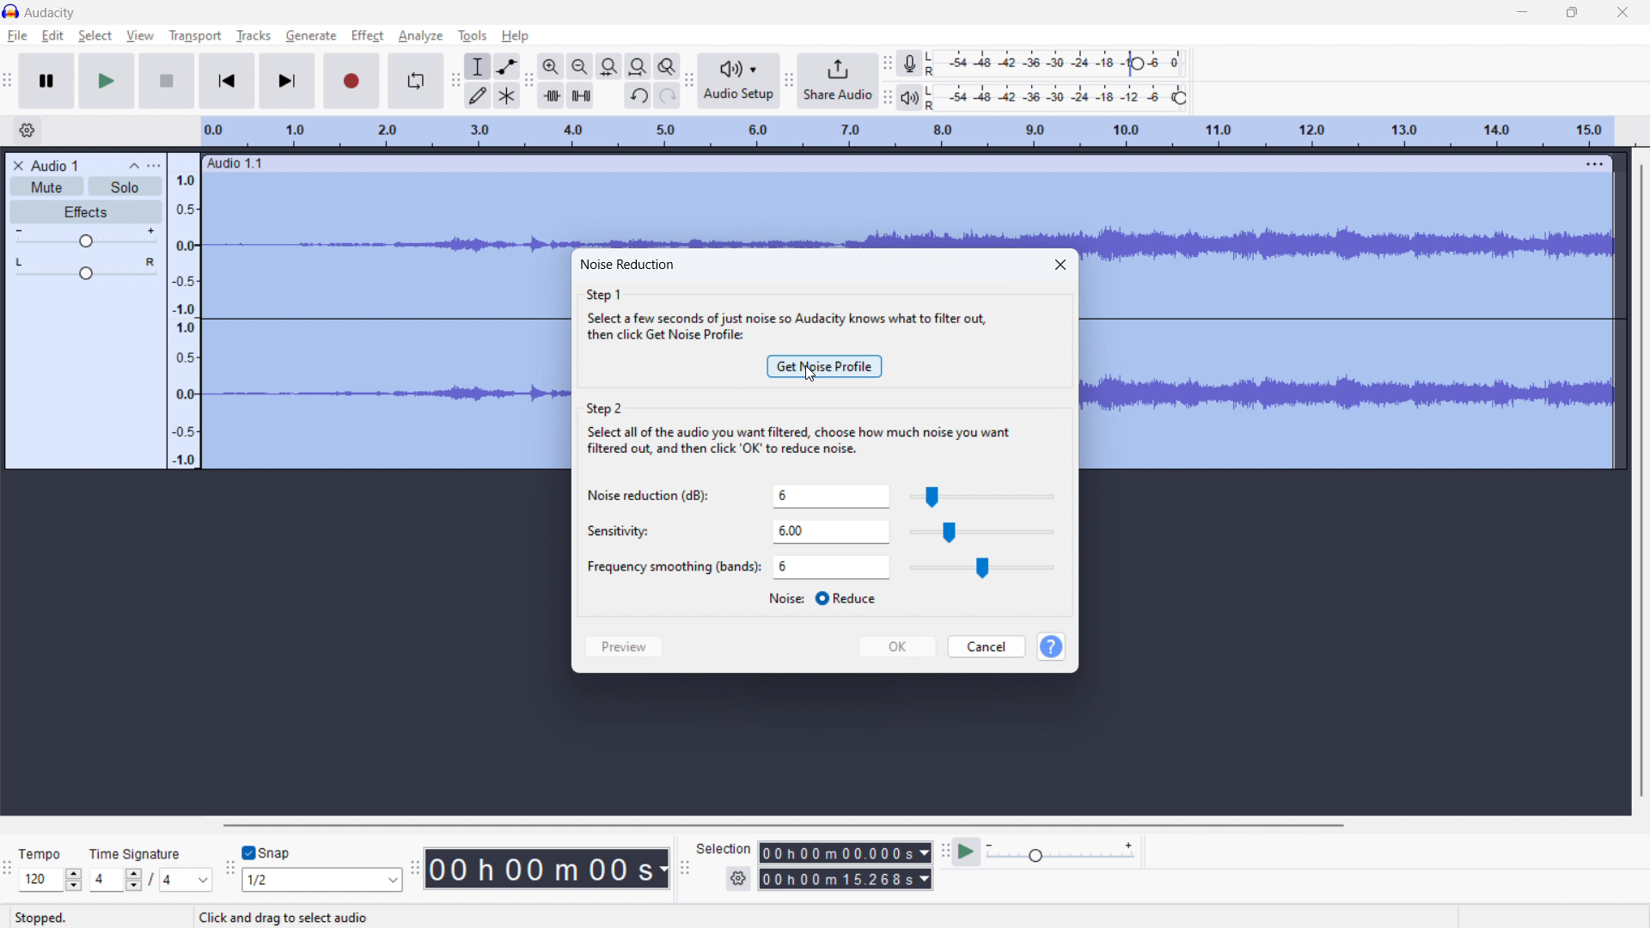  Describe the element at coordinates (139, 34) in the screenshot. I see `view` at that location.